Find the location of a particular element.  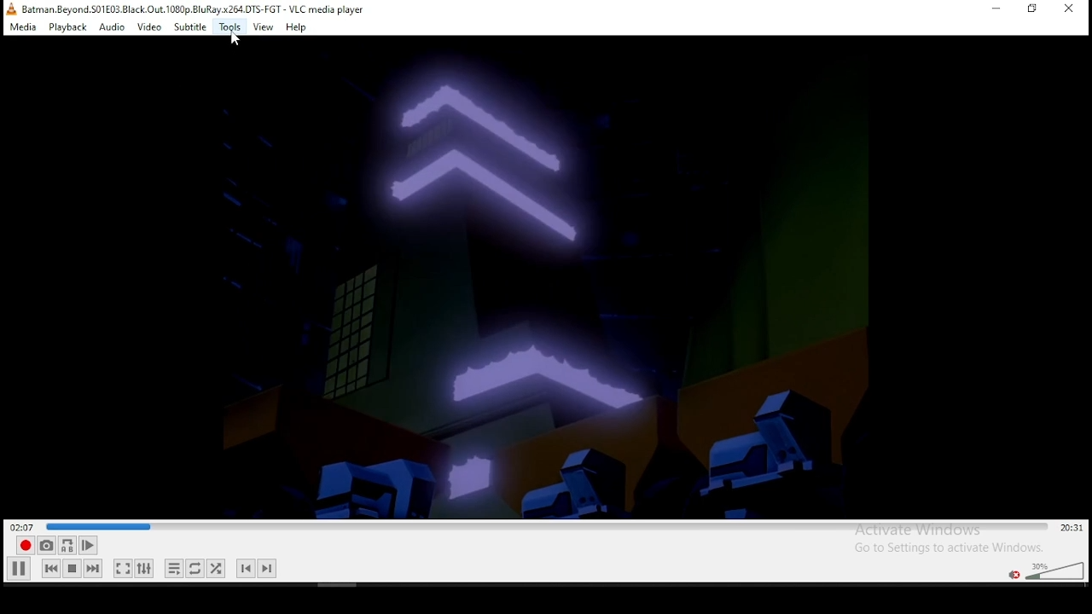

next chapter is located at coordinates (267, 569).